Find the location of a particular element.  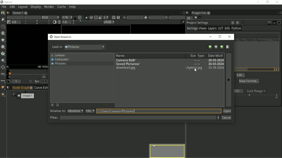

Float pane is located at coordinates (200, 18).